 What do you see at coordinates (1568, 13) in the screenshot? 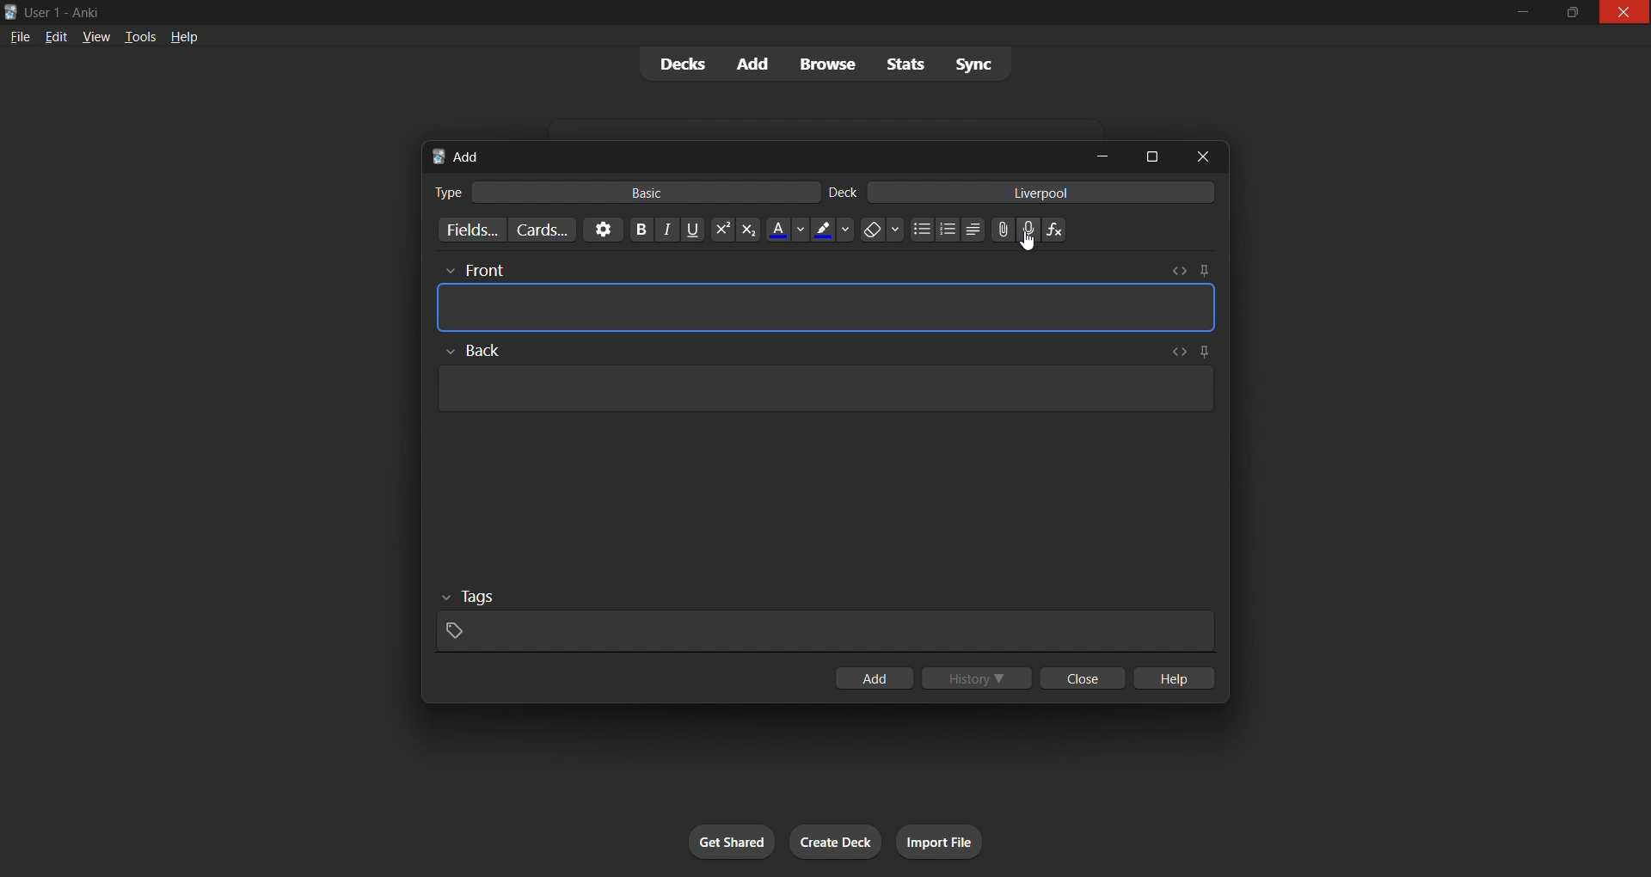
I see `maximize/restore` at bounding box center [1568, 13].